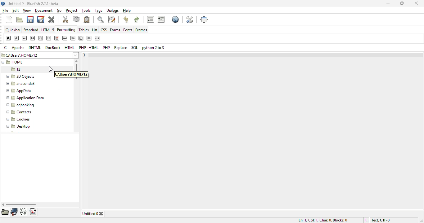 The image size is (424, 223). What do you see at coordinates (53, 20) in the screenshot?
I see `close current file` at bounding box center [53, 20].